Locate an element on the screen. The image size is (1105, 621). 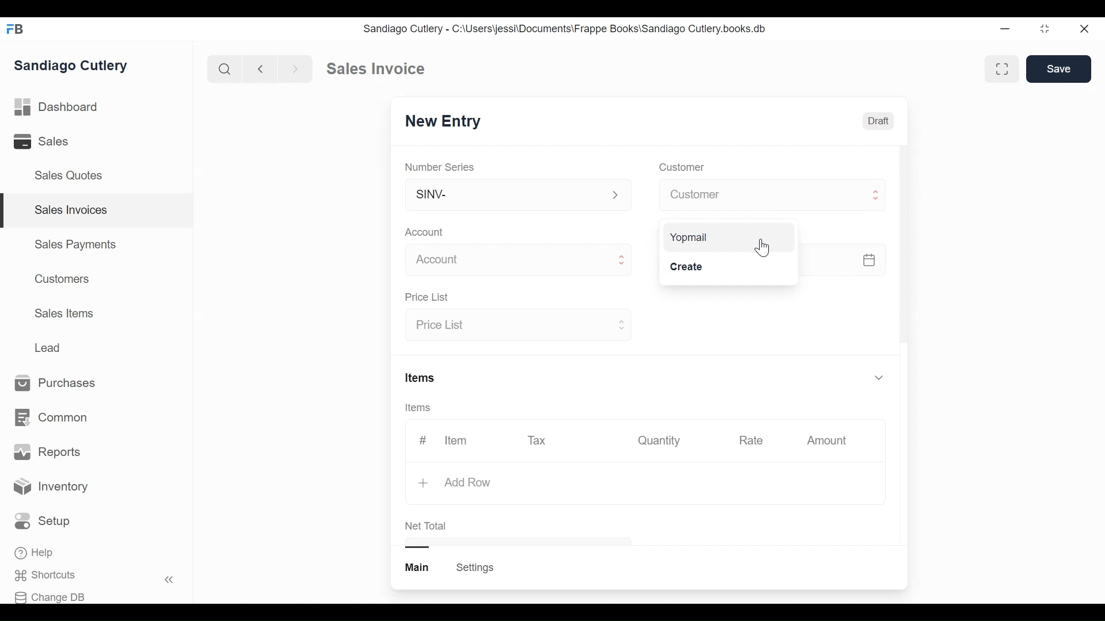
Dashboard is located at coordinates (57, 106).